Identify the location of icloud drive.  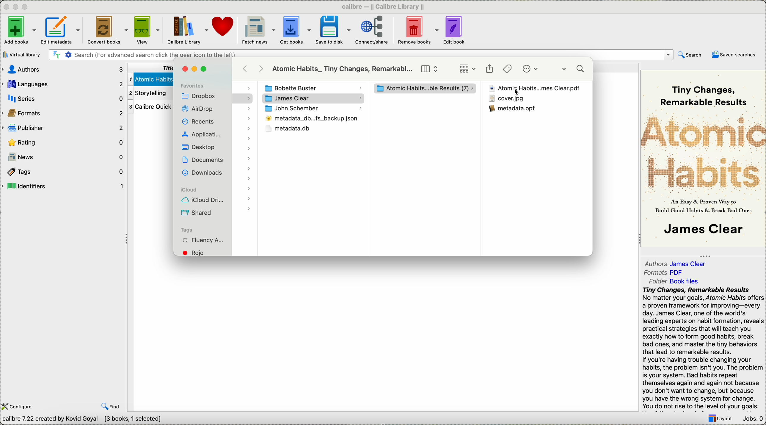
(203, 201).